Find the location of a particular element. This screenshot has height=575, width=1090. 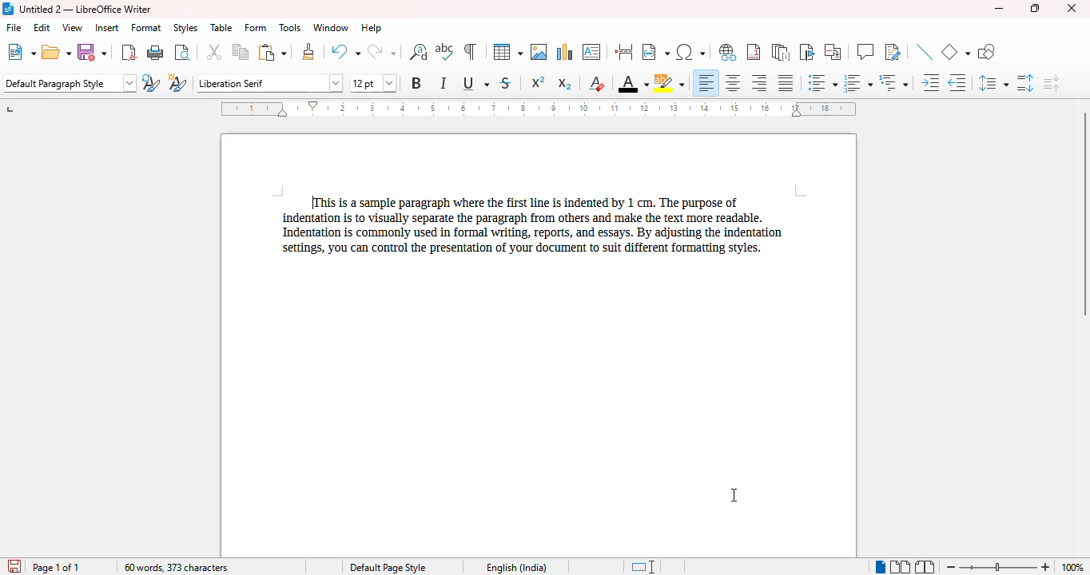

find and replace is located at coordinates (418, 51).